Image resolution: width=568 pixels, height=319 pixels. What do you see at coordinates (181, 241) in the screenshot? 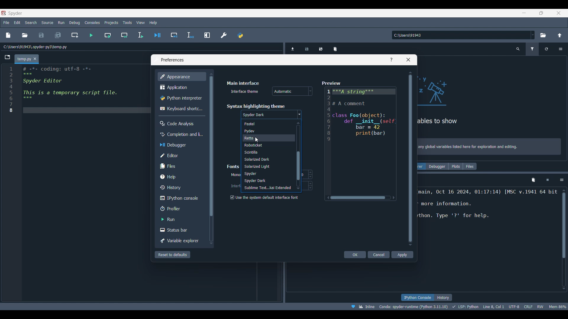
I see `Variable explorer` at bounding box center [181, 241].